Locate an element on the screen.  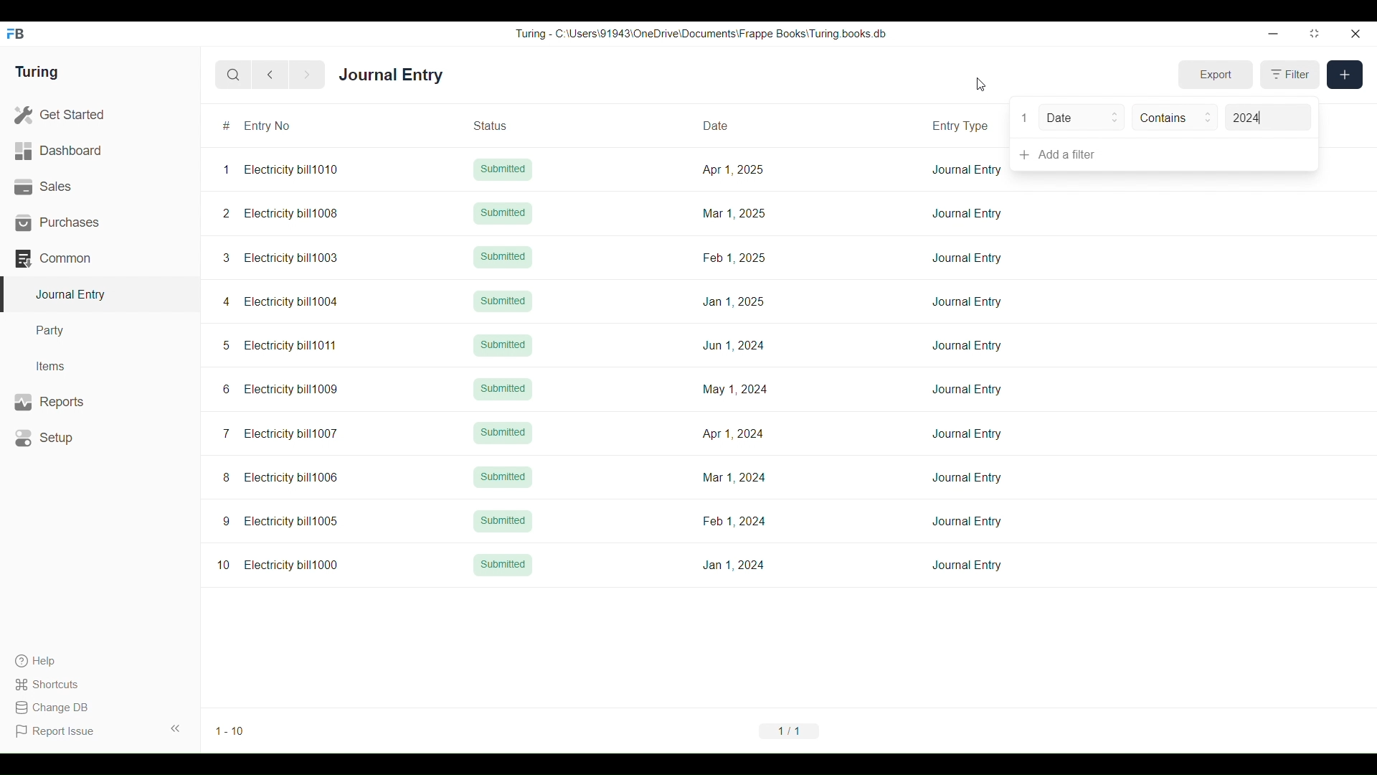
6 Electricity bill1009 is located at coordinates (280, 389).